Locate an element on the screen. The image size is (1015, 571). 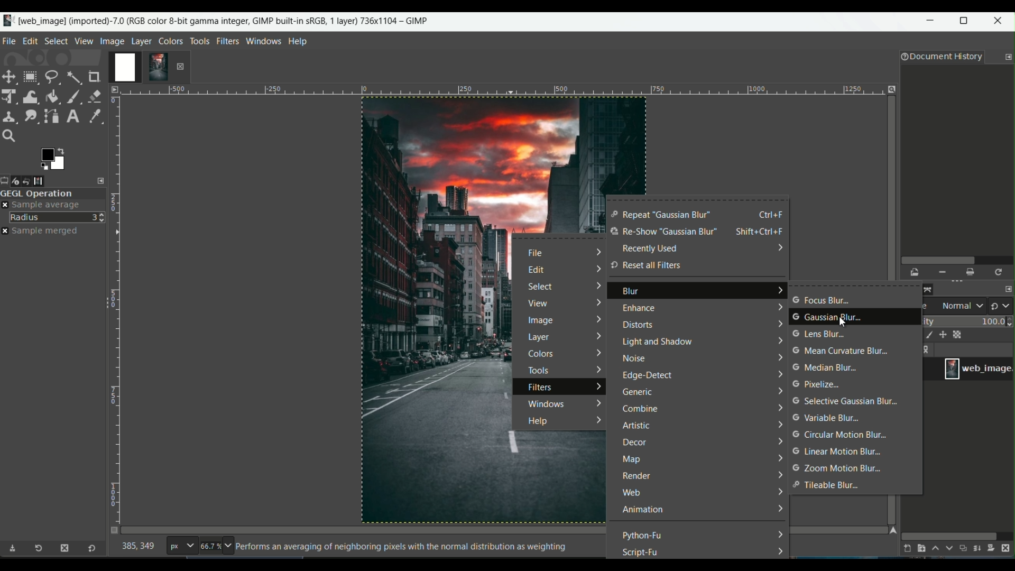
edge detect is located at coordinates (649, 377).